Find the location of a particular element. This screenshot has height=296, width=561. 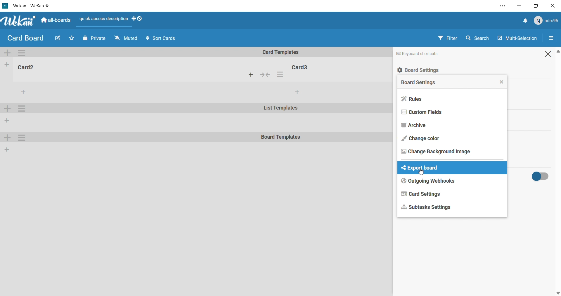

 is located at coordinates (6, 108).